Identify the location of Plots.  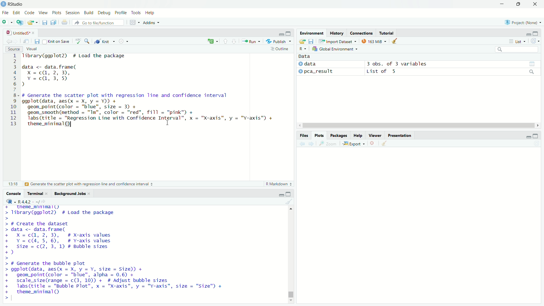
(56, 13).